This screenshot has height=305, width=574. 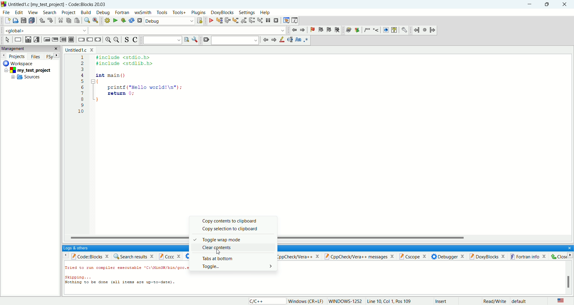 What do you see at coordinates (360, 256) in the screenshot?
I see `Cppcheck/vera++ messages` at bounding box center [360, 256].